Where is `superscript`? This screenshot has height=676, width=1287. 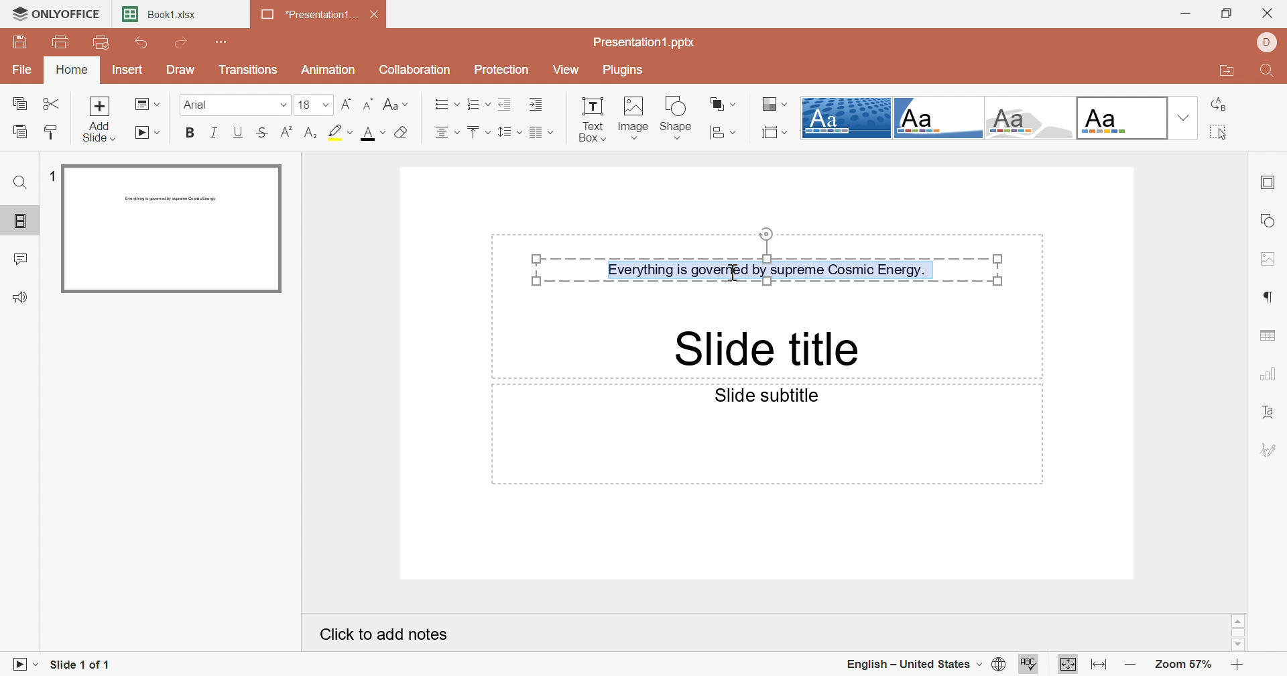 superscript is located at coordinates (286, 131).